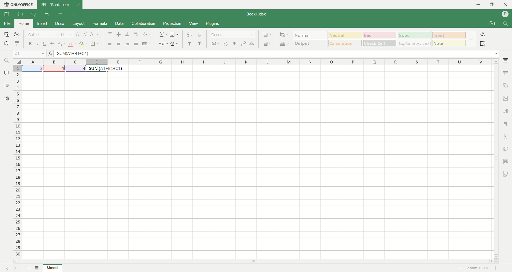 The image size is (512, 272). What do you see at coordinates (15, 268) in the screenshot?
I see `next sheet` at bounding box center [15, 268].